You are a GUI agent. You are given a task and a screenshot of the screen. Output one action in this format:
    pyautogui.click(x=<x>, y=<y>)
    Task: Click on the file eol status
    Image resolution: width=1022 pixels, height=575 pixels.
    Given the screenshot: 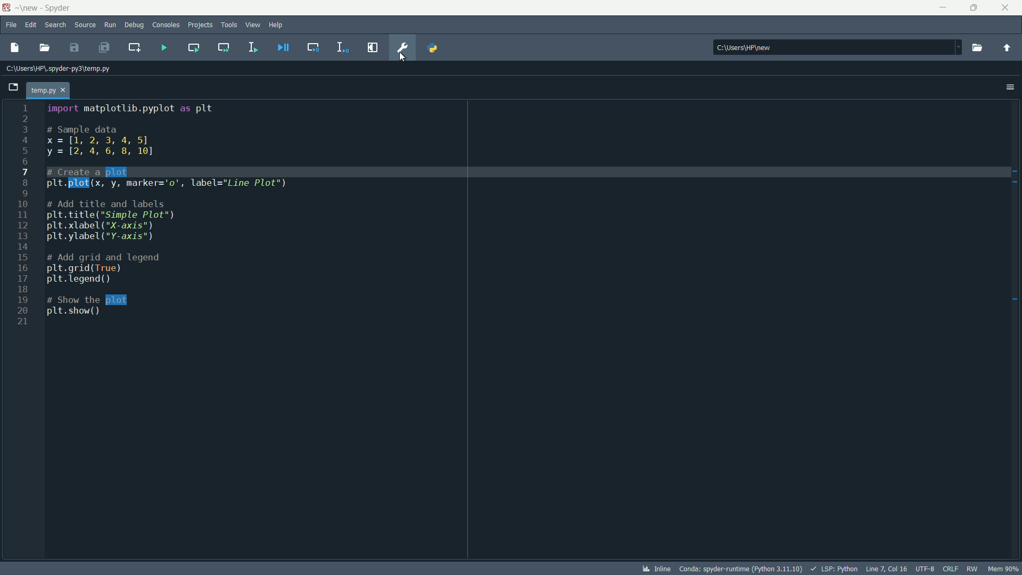 What is the action you would take?
    pyautogui.click(x=951, y=569)
    